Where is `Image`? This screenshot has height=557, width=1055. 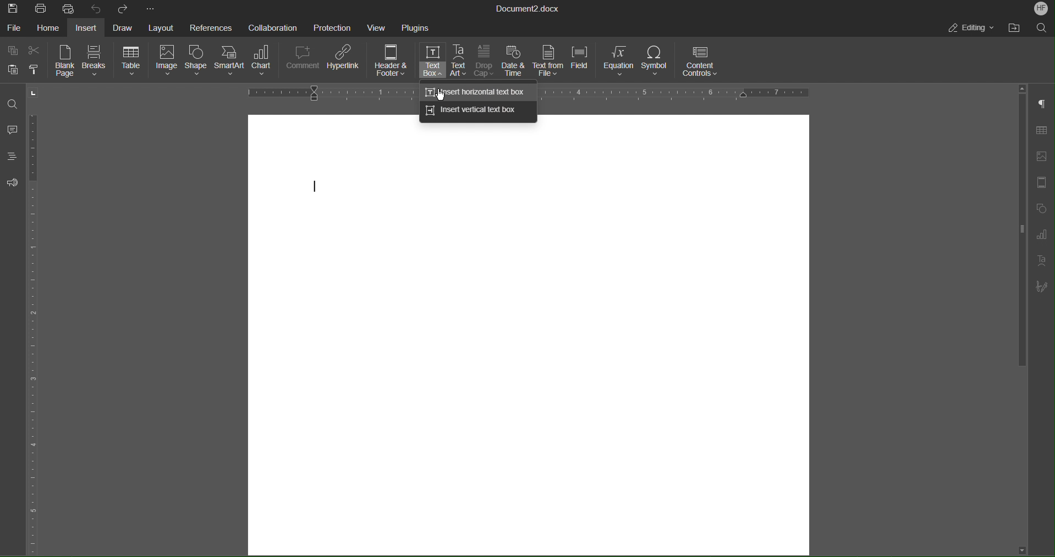 Image is located at coordinates (166, 62).